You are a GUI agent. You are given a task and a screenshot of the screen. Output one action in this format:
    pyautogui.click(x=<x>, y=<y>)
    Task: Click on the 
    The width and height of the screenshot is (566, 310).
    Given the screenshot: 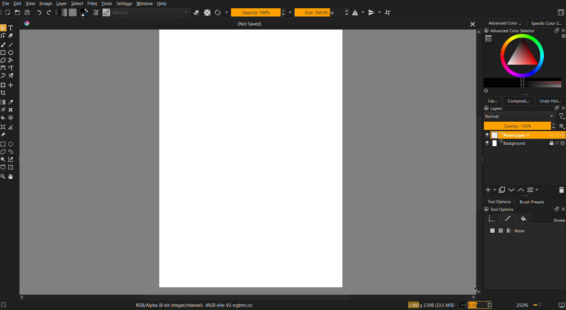 What is the action you would take?
    pyautogui.click(x=11, y=118)
    